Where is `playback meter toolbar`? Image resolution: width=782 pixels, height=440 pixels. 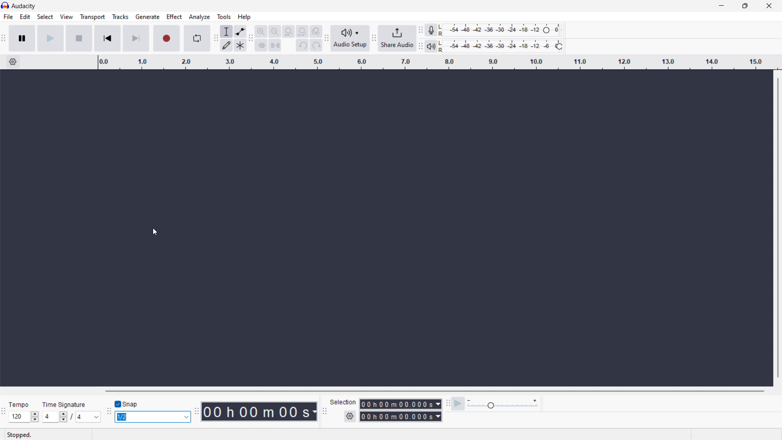 playback meter toolbar is located at coordinates (420, 46).